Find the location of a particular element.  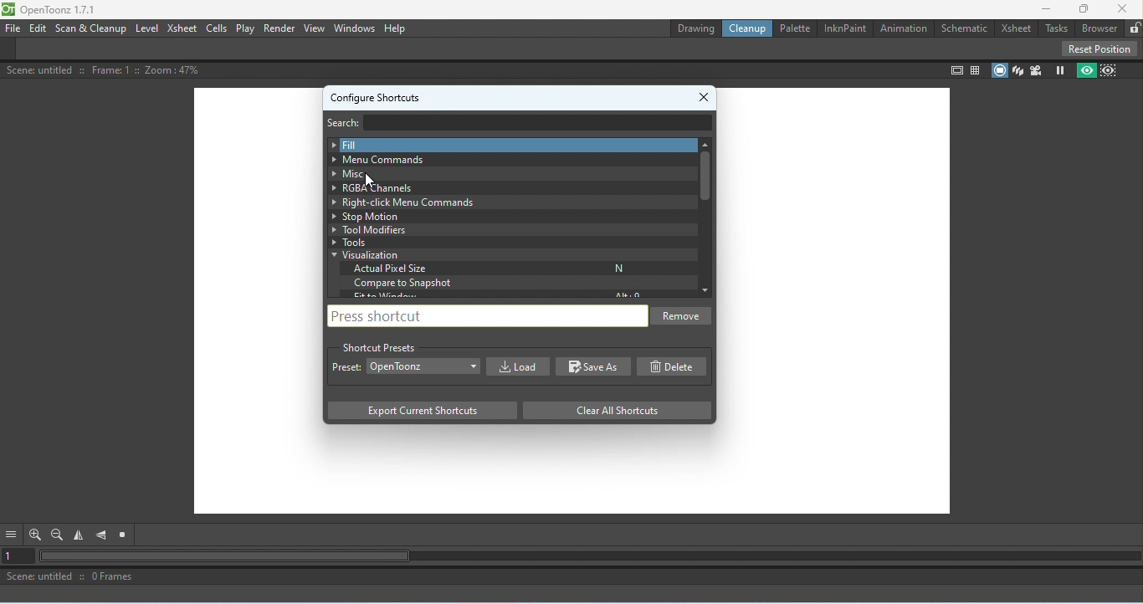

Cells is located at coordinates (218, 27).